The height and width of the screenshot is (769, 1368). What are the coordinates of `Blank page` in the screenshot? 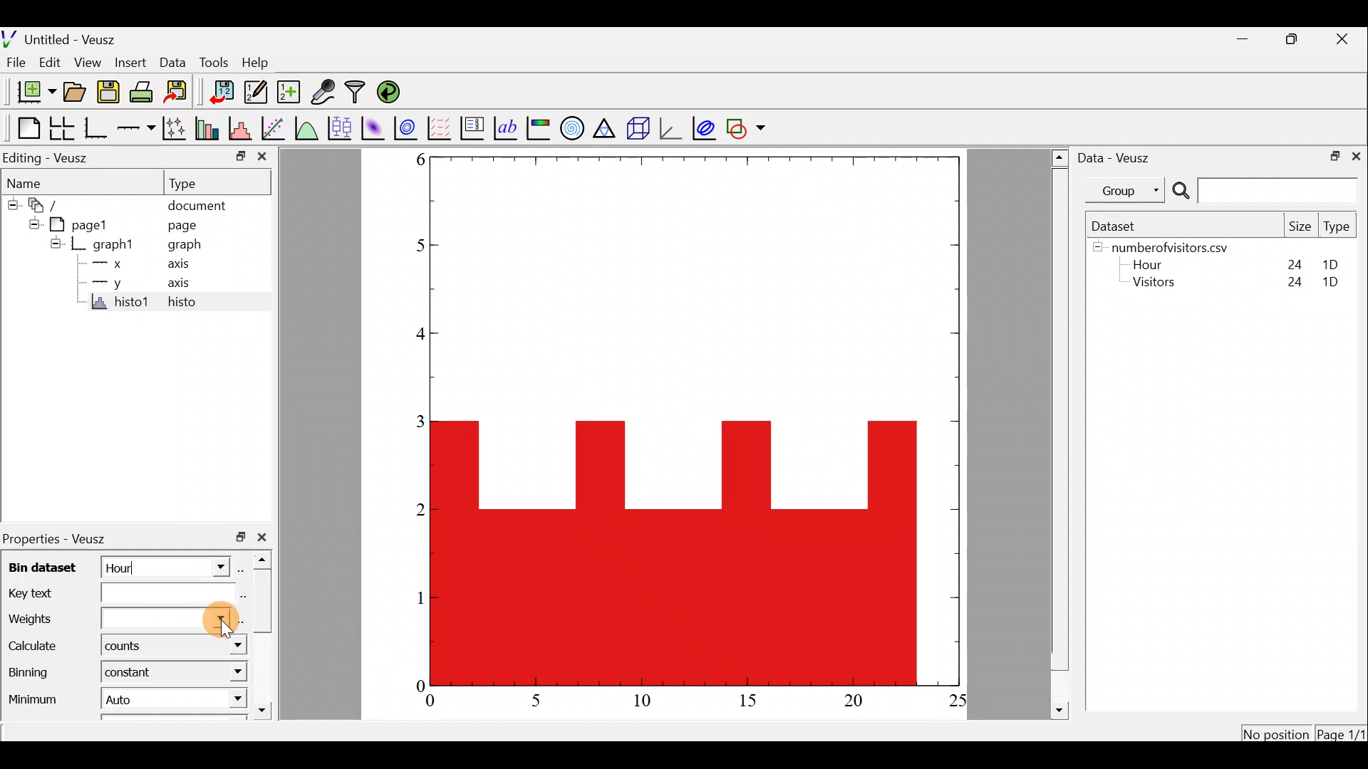 It's located at (24, 127).